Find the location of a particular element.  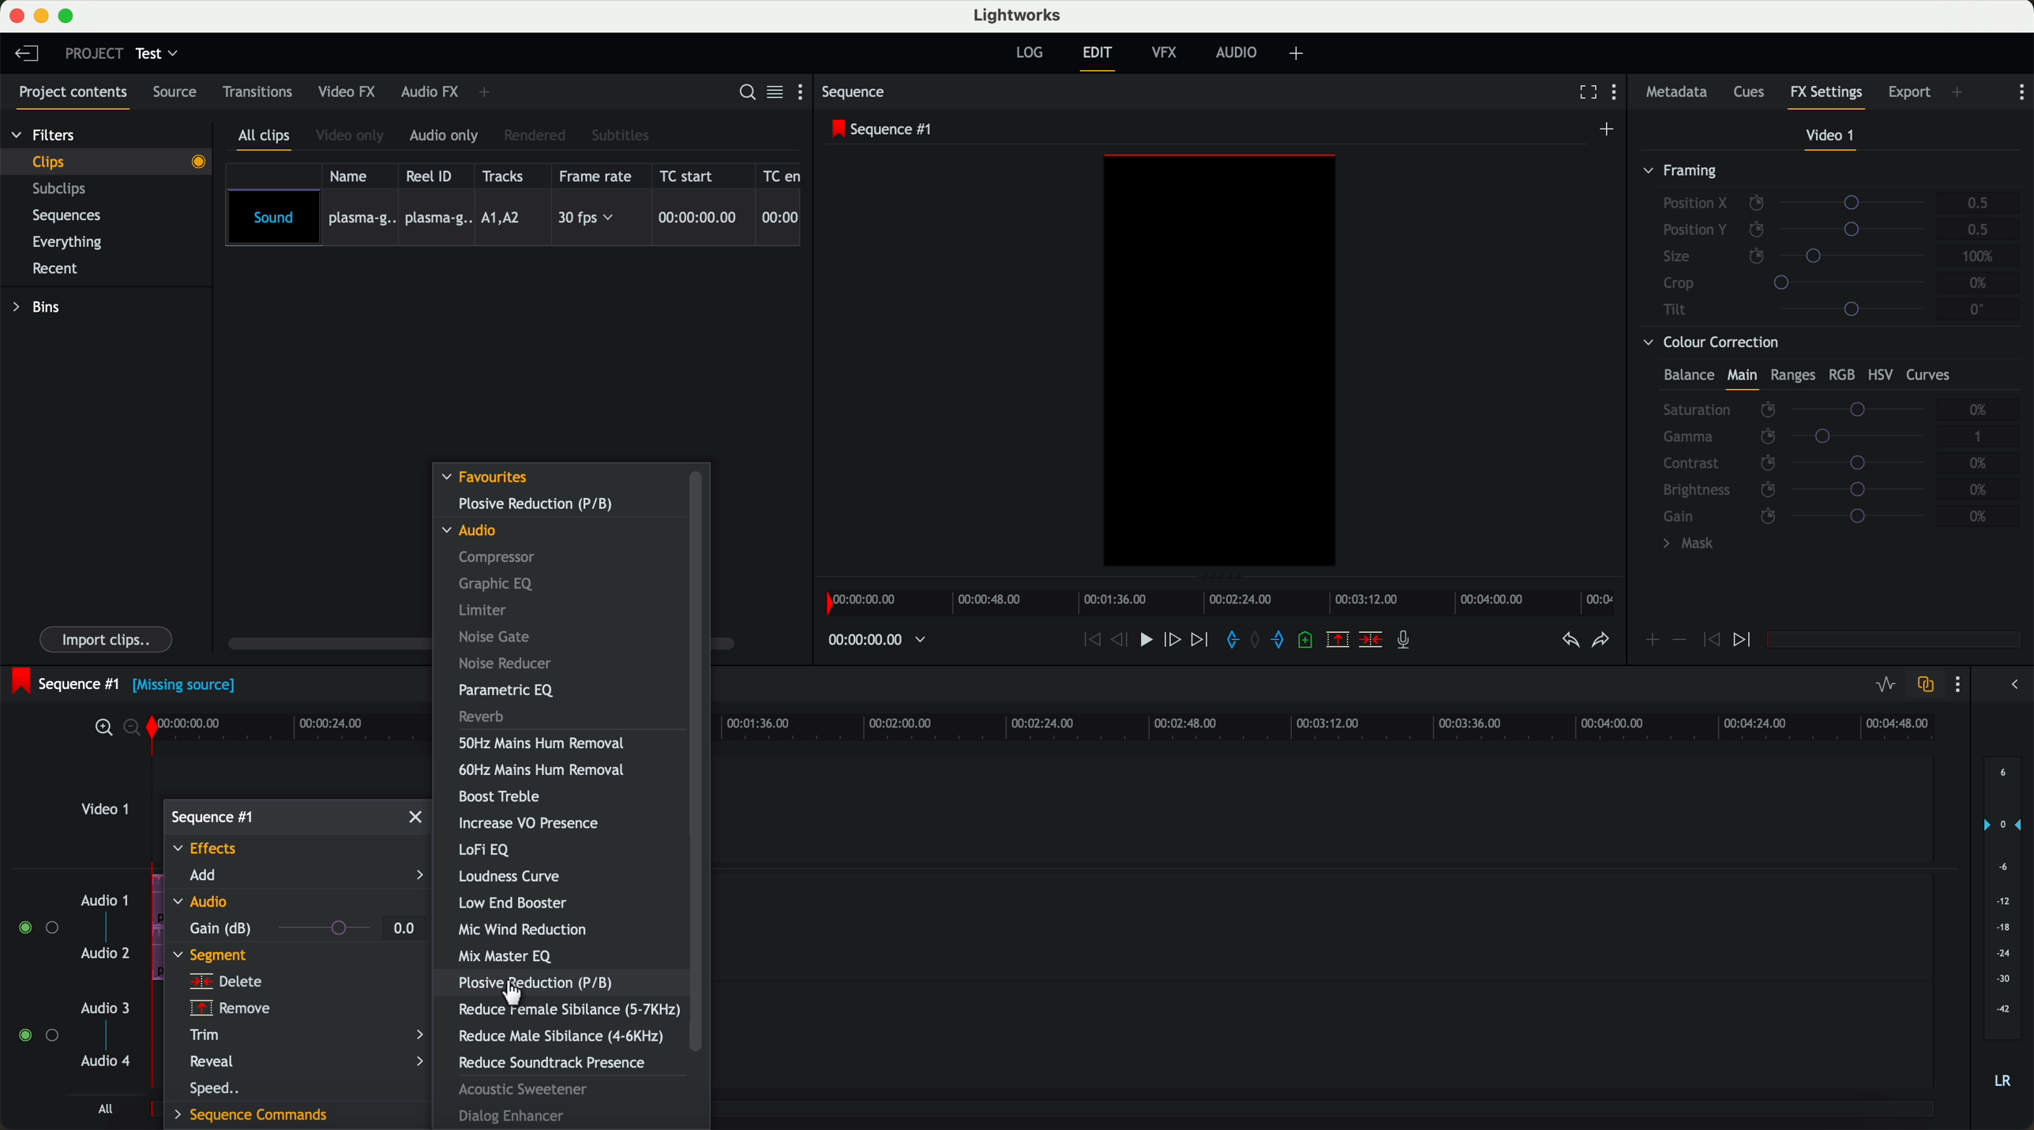

Filters tab is located at coordinates (43, 137).